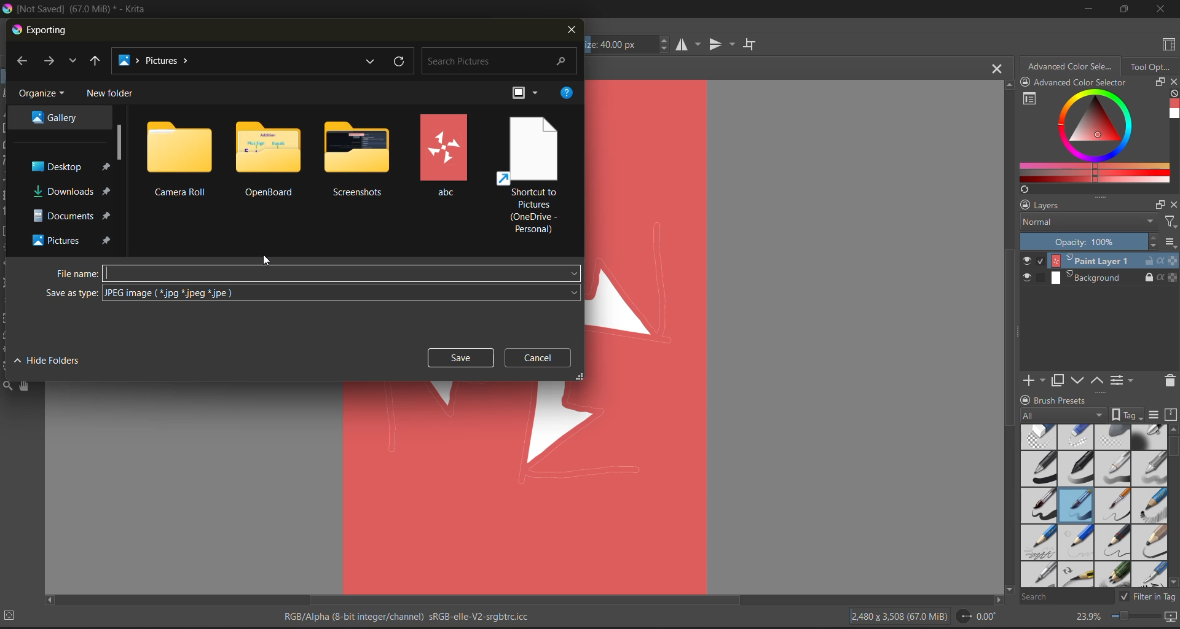 The height and width of the screenshot is (629, 1180). What do you see at coordinates (459, 357) in the screenshot?
I see `save` at bounding box center [459, 357].